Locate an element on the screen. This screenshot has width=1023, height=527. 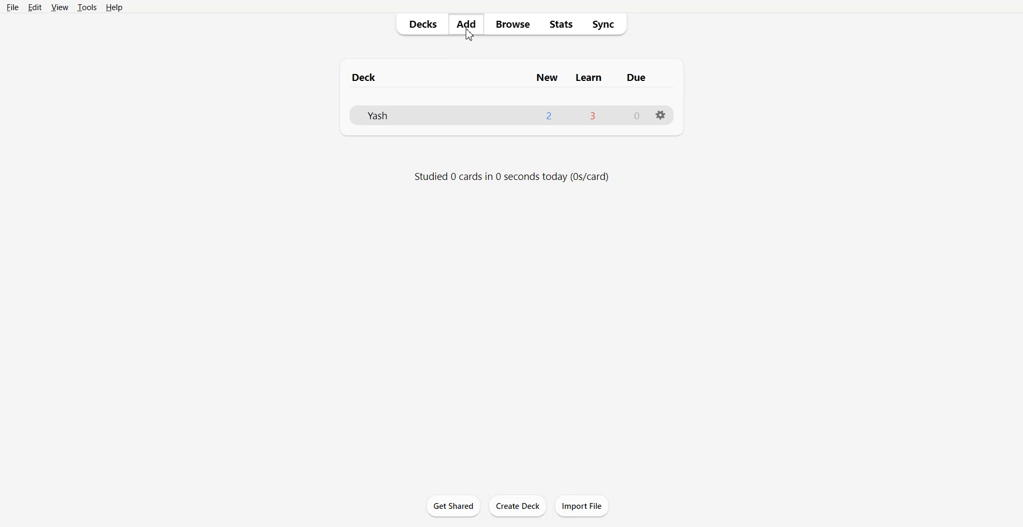
Sync is located at coordinates (606, 24).